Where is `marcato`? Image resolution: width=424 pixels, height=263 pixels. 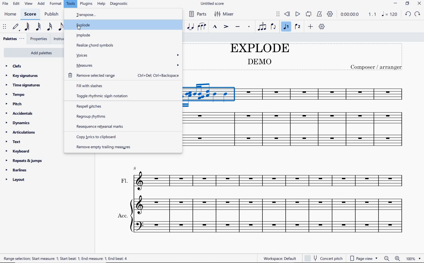 marcato is located at coordinates (215, 27).